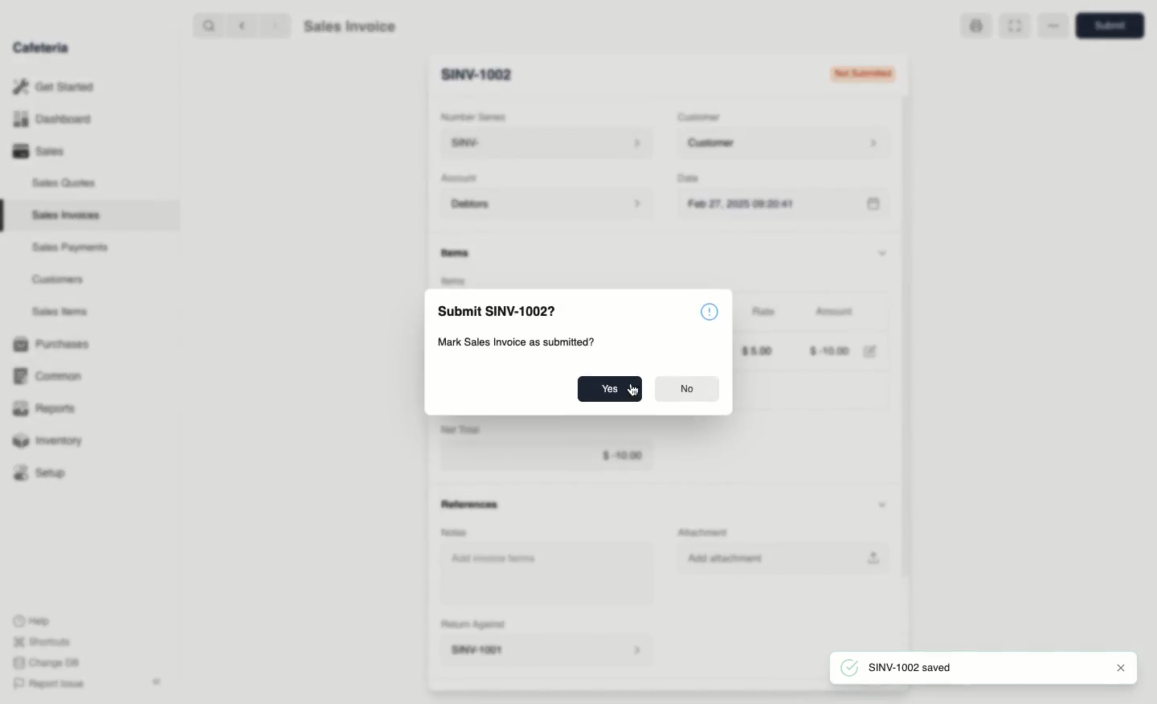 Image resolution: width=1157 pixels, height=704 pixels. Describe the element at coordinates (52, 682) in the screenshot. I see `Report Issue` at that location.